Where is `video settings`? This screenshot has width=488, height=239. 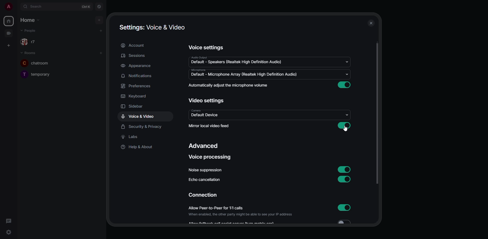 video settings is located at coordinates (206, 101).